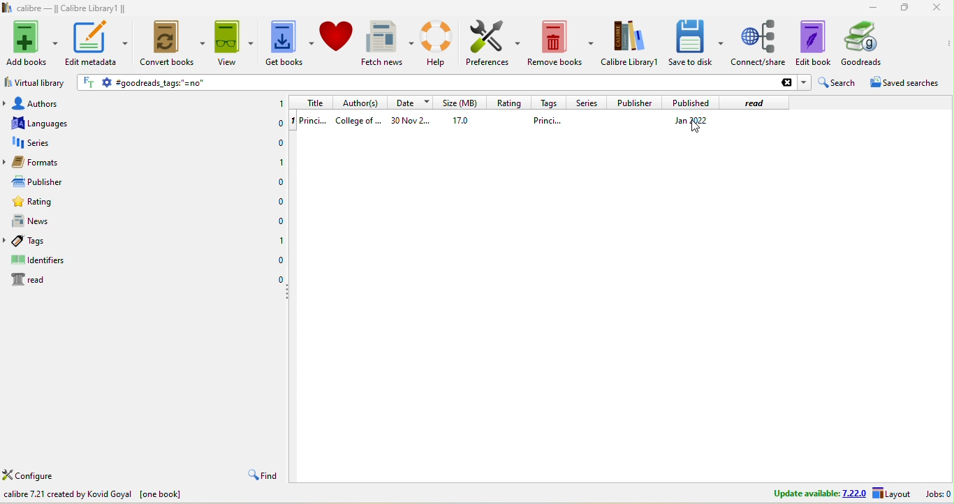 This screenshot has width=954, height=504. I want to click on FT, so click(89, 82).